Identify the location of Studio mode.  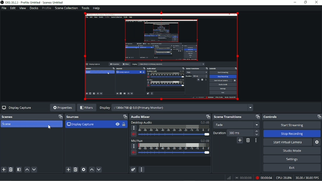
(292, 150).